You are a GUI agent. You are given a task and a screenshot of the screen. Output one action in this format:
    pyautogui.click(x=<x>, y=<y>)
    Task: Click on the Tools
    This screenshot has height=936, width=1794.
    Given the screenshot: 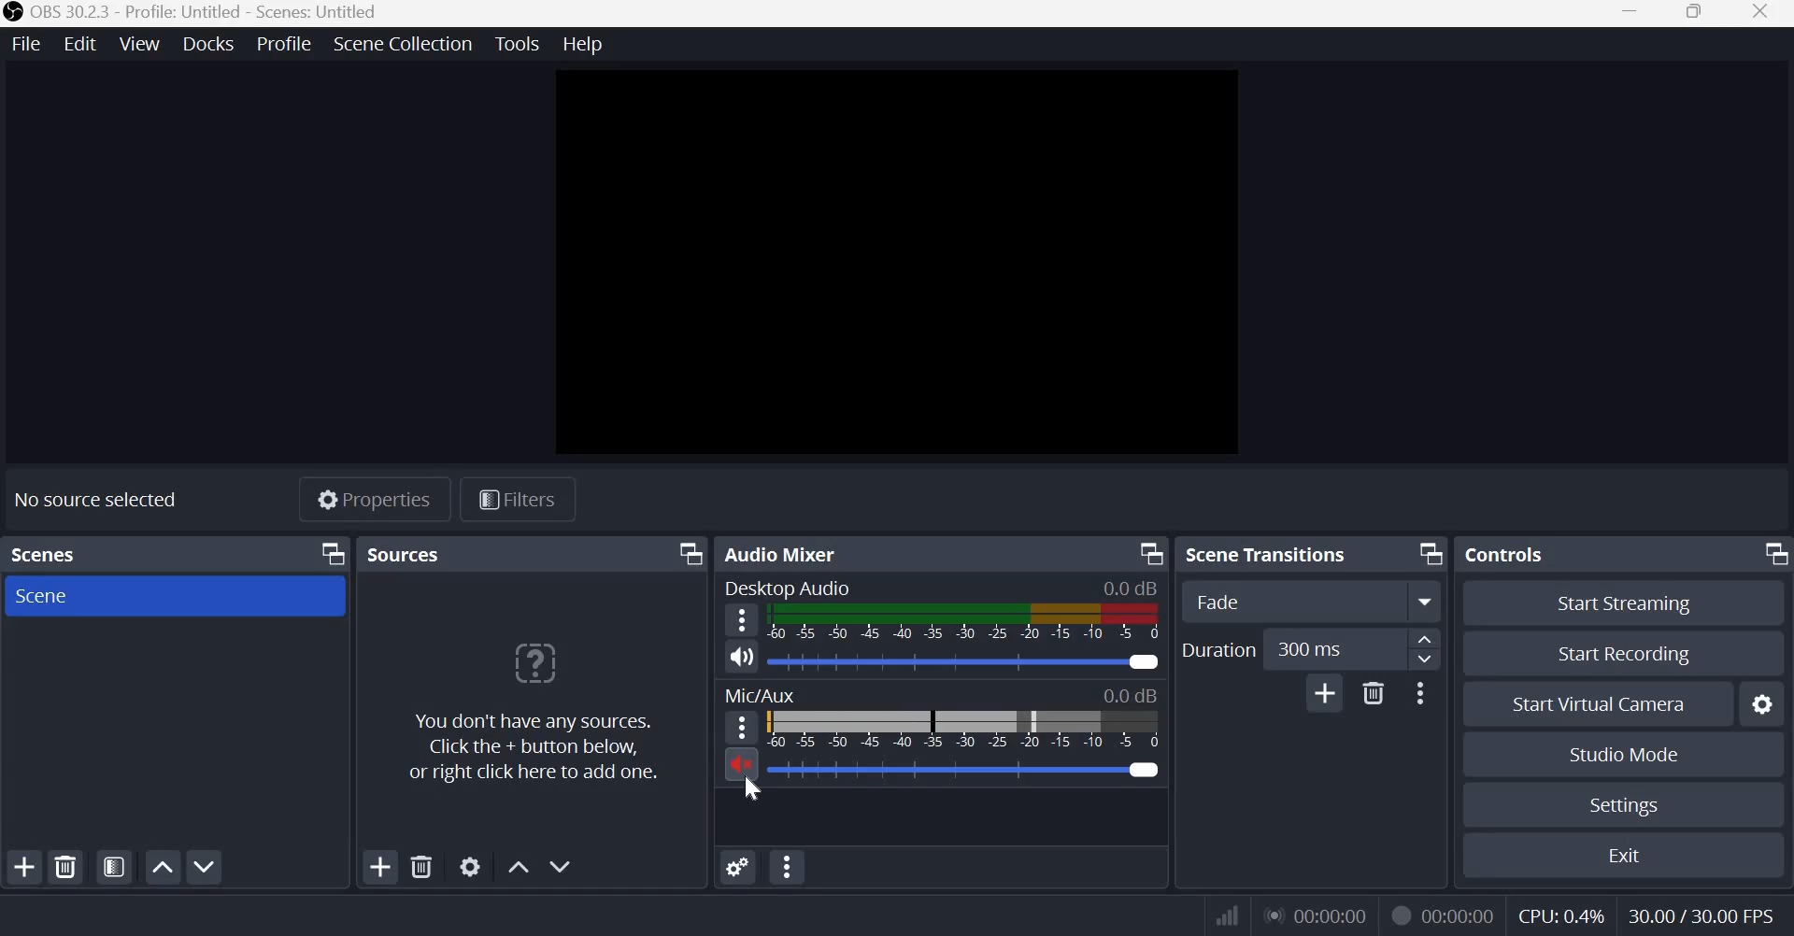 What is the action you would take?
    pyautogui.click(x=518, y=43)
    